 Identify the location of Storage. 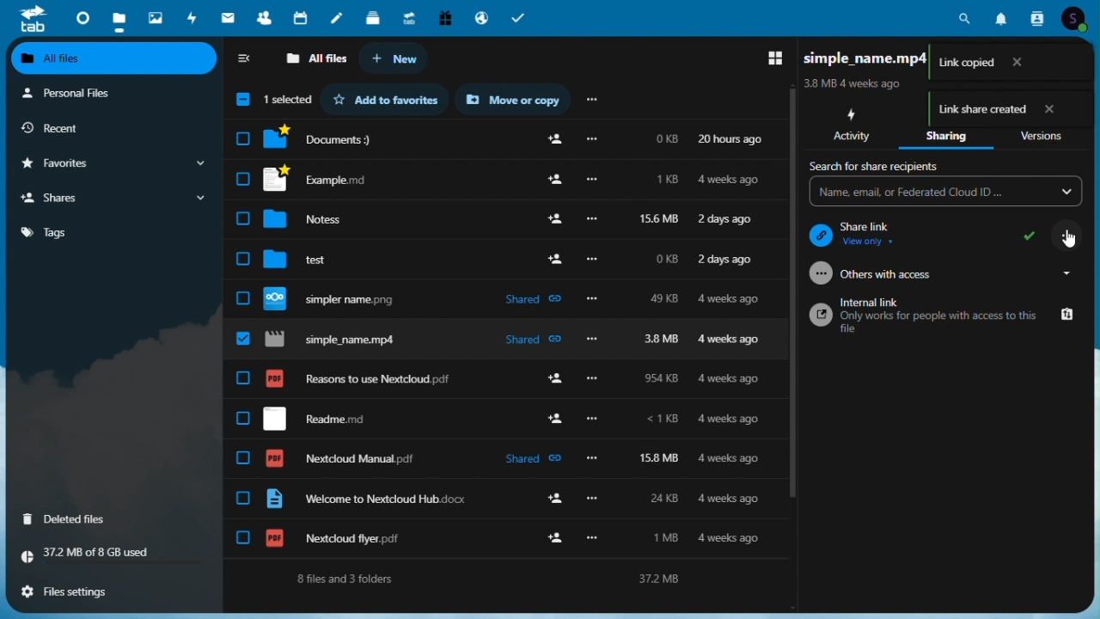
(116, 555).